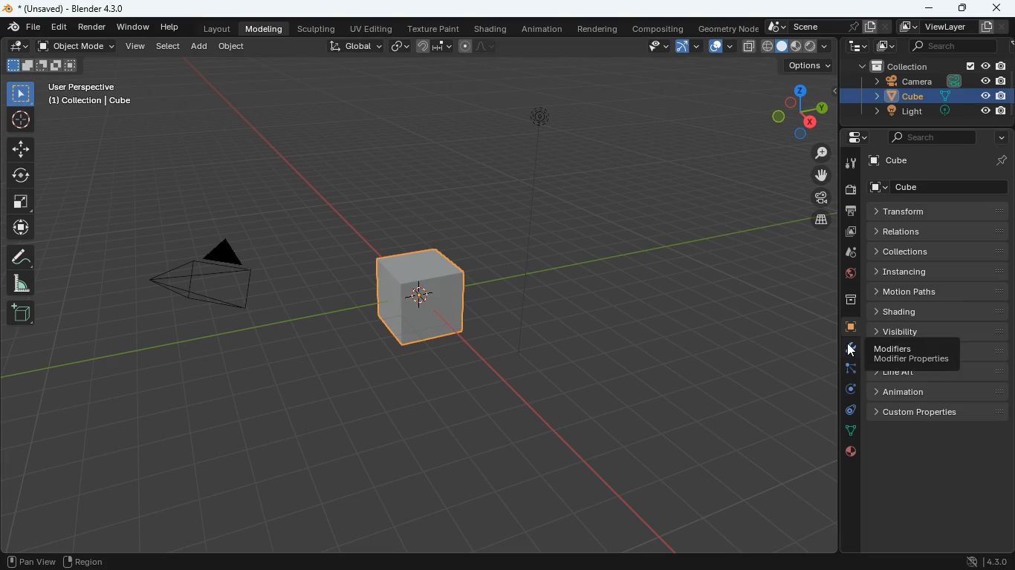 The height and width of the screenshot is (570, 1015). What do you see at coordinates (808, 66) in the screenshot?
I see `options` at bounding box center [808, 66].